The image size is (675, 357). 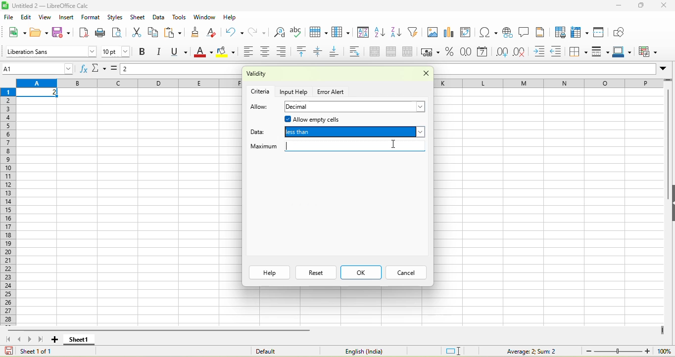 What do you see at coordinates (524, 32) in the screenshot?
I see `comment` at bounding box center [524, 32].